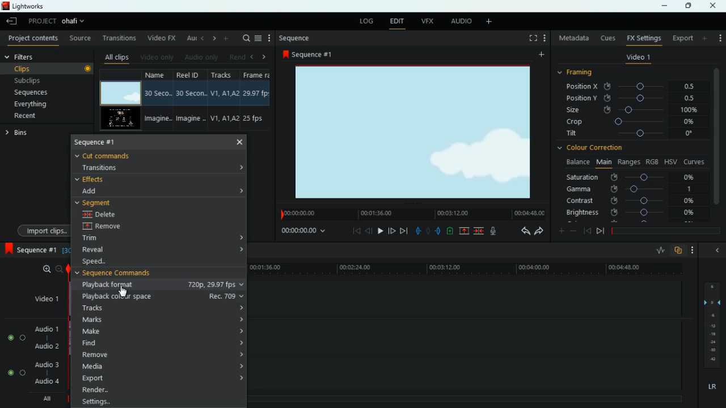 This screenshot has height=408, width=726. I want to click on remove, so click(164, 354).